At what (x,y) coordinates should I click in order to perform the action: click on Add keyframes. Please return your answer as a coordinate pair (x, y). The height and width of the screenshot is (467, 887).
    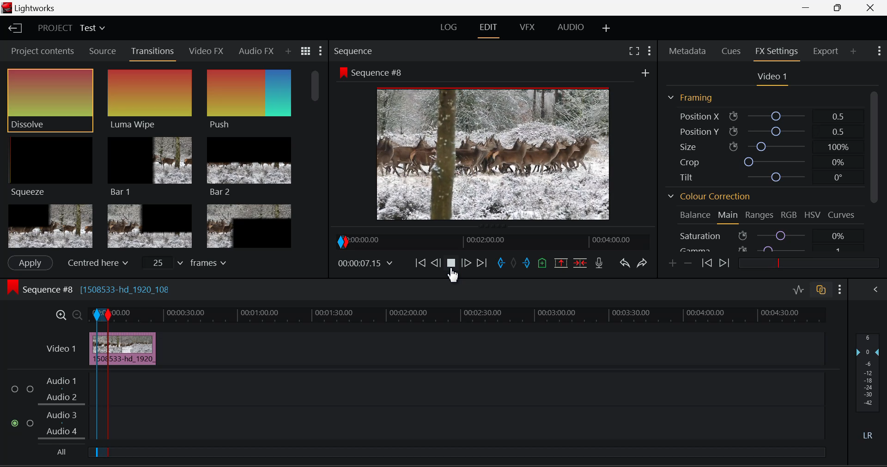
    Looking at the image, I should click on (673, 263).